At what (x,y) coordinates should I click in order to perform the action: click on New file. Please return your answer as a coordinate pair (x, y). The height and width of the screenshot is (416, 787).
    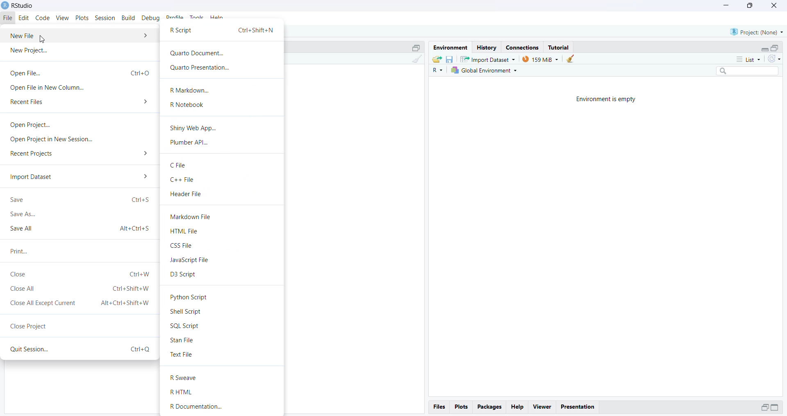
    Looking at the image, I should click on (78, 35).